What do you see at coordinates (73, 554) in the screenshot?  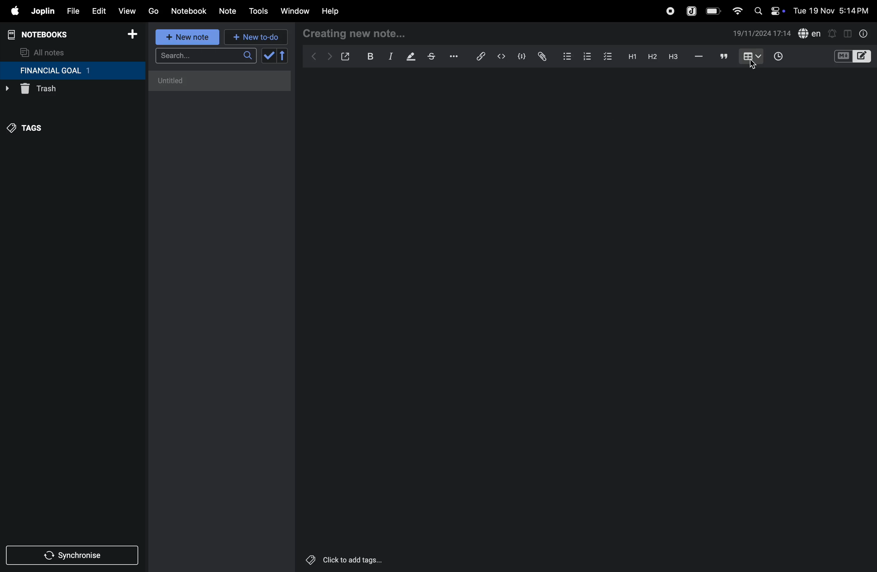 I see `synchronize` at bounding box center [73, 554].